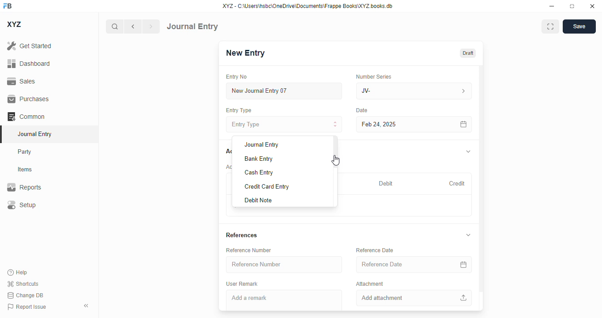 The image size is (602, 318). What do you see at coordinates (21, 81) in the screenshot?
I see `sales` at bounding box center [21, 81].